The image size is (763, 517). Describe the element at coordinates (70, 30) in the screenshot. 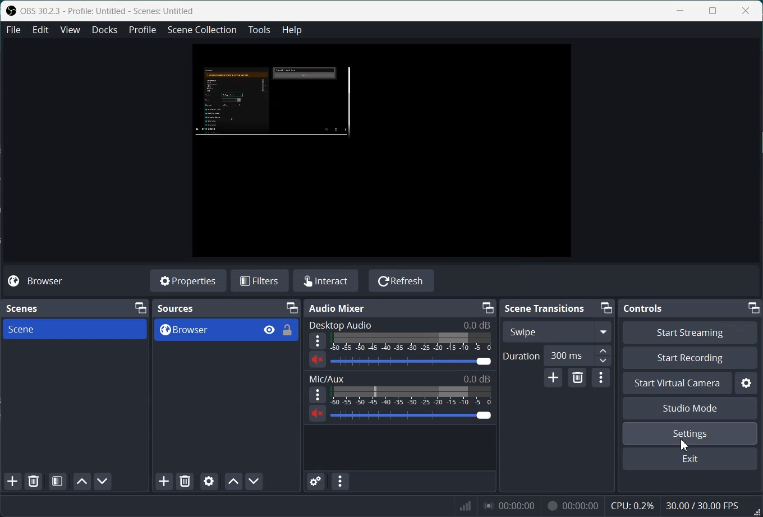

I see `View` at that location.